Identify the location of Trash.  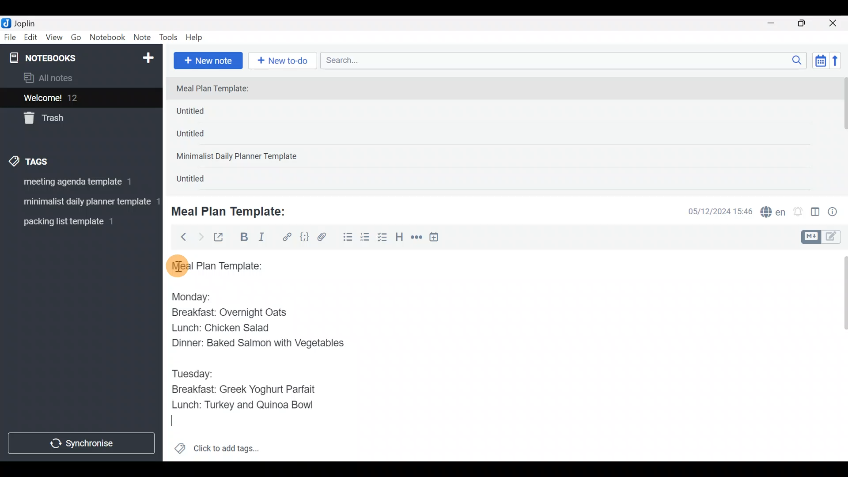
(76, 119).